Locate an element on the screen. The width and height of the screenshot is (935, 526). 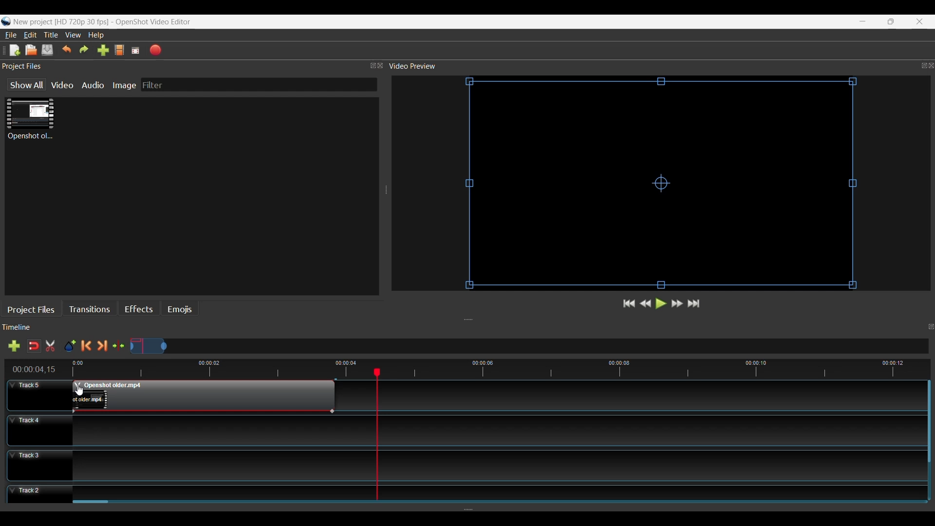
Track Header is located at coordinates (39, 465).